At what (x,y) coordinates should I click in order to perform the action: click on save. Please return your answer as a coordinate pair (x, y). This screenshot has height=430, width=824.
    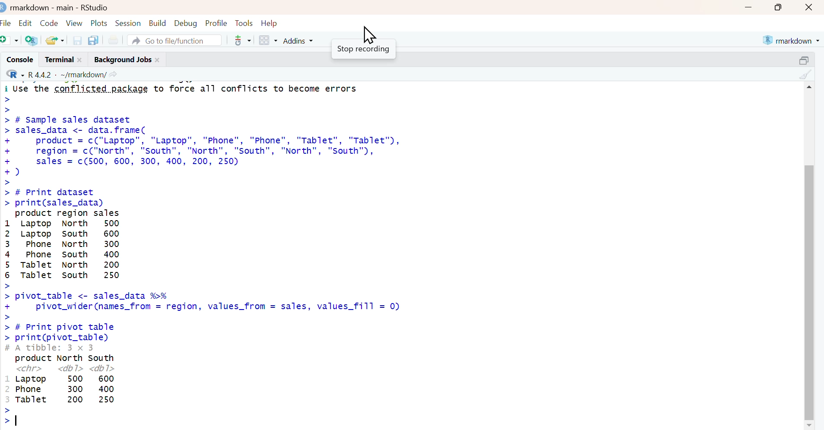
    Looking at the image, I should click on (78, 40).